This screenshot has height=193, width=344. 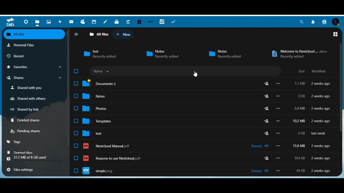 I want to click on Files, so click(x=38, y=21).